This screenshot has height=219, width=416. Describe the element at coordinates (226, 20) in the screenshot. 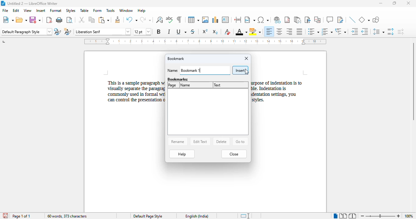

I see `insert text box` at that location.